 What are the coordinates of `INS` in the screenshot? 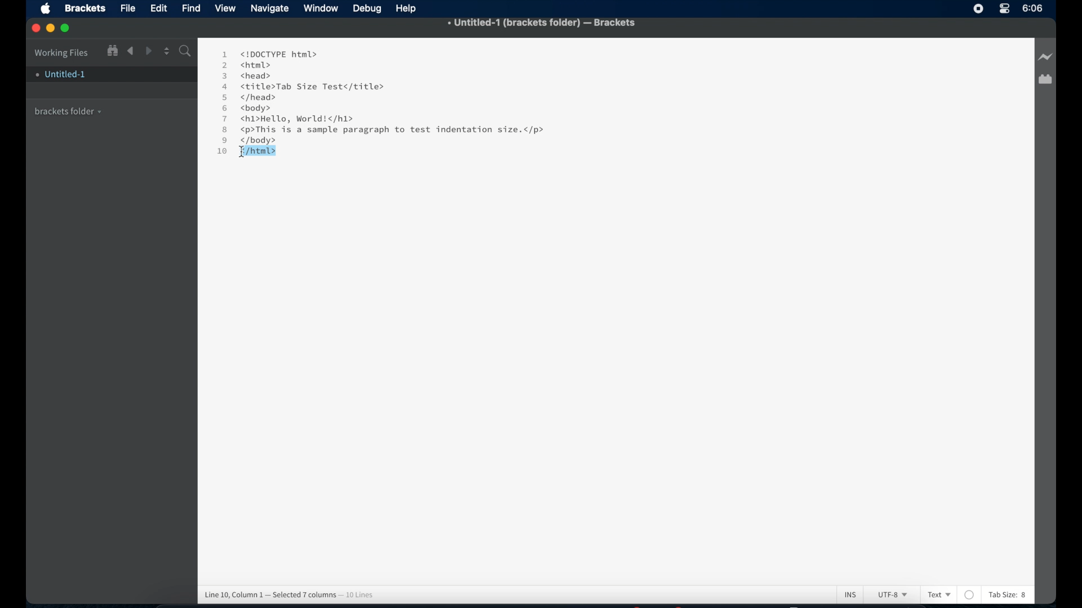 It's located at (850, 594).